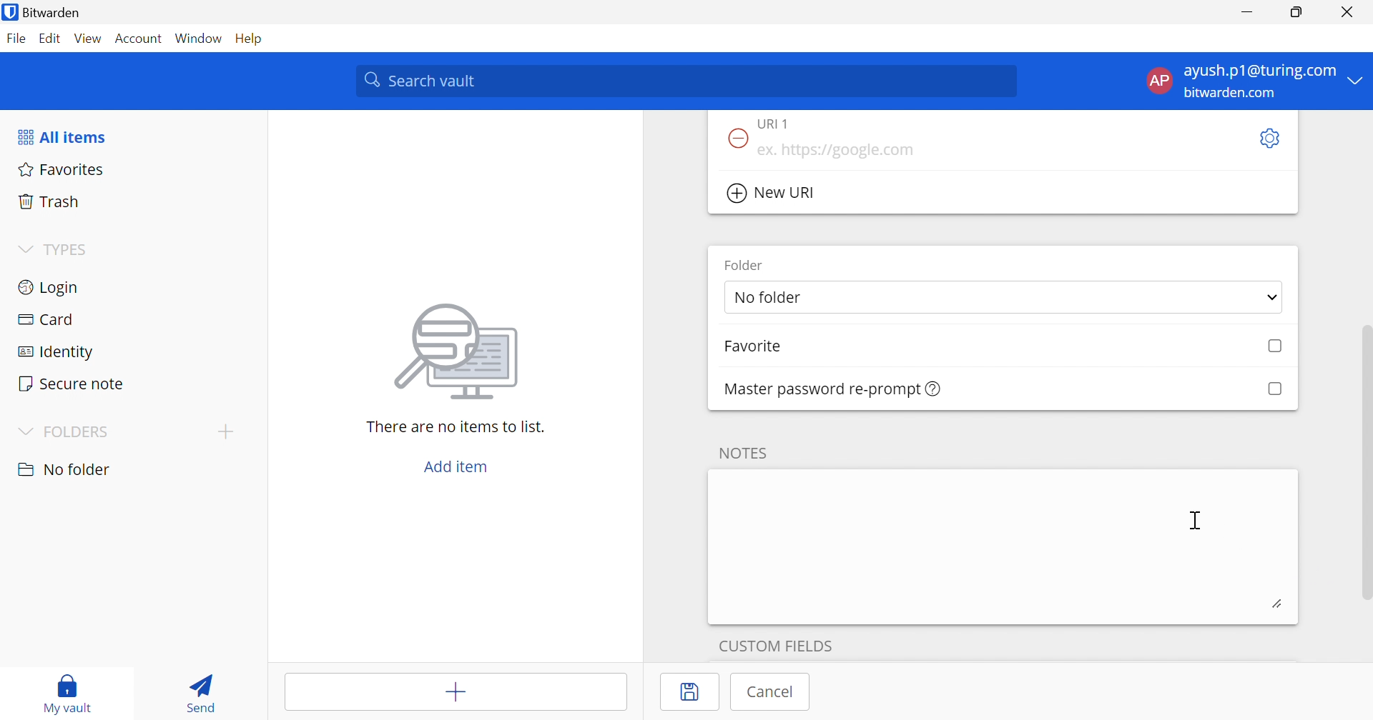 This screenshot has width=1373, height=720. Describe the element at coordinates (456, 466) in the screenshot. I see `Add item` at that location.